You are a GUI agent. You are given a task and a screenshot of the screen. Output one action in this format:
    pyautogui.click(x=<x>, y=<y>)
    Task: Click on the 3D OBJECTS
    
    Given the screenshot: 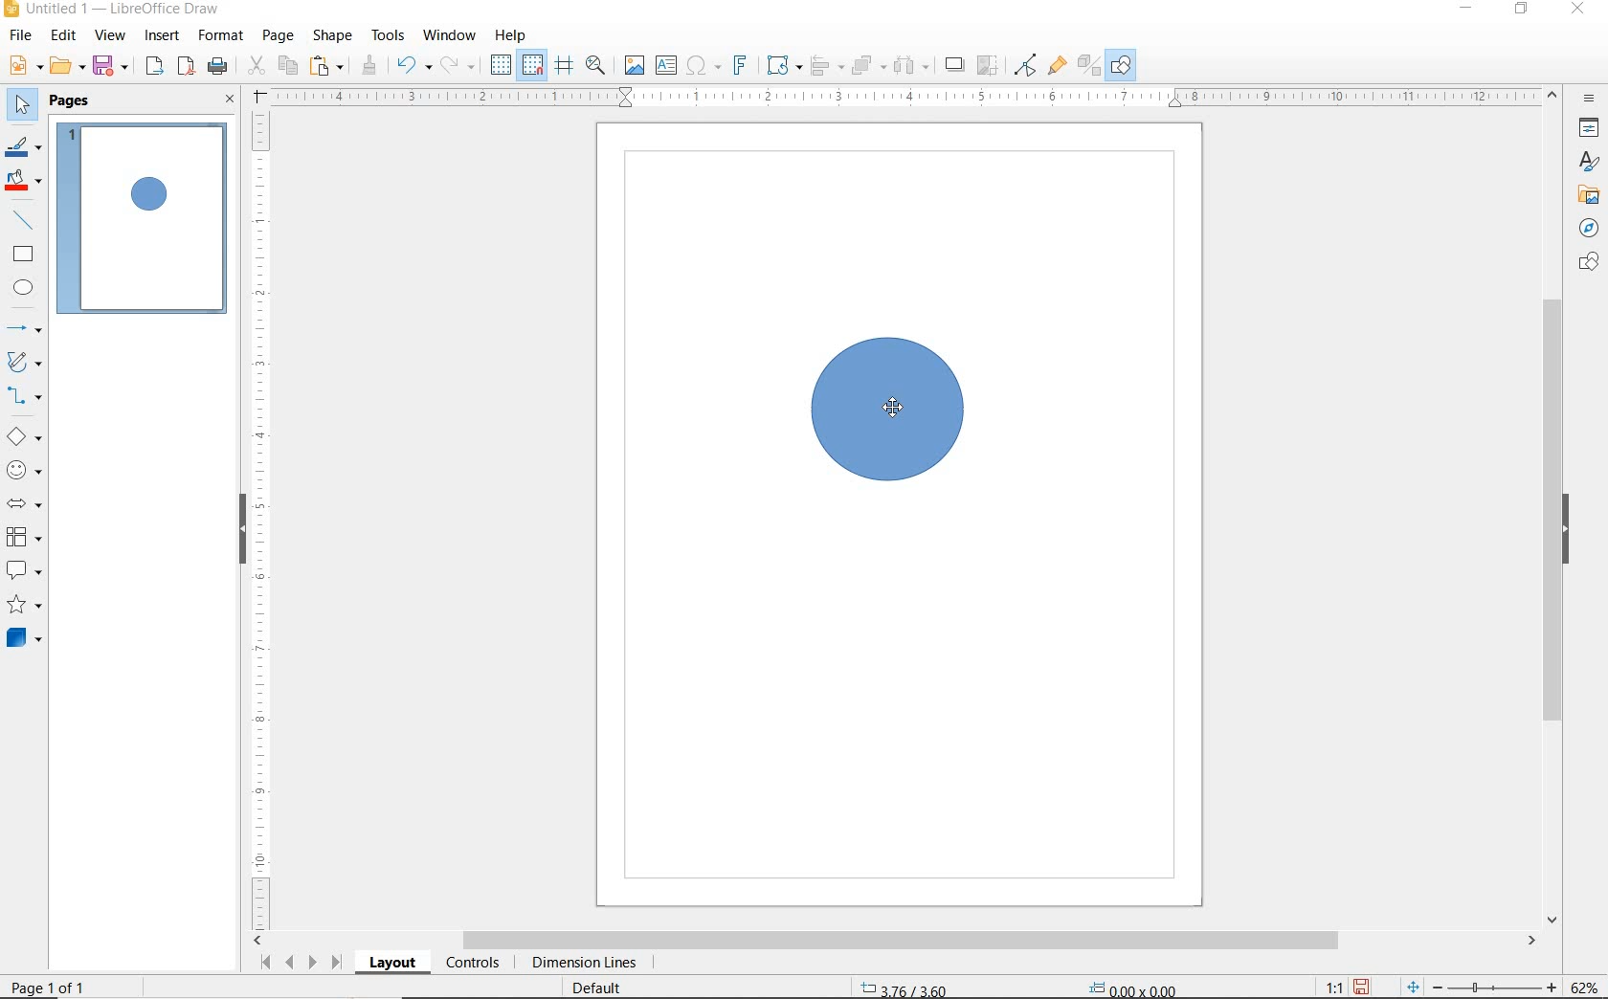 What is the action you would take?
    pyautogui.click(x=27, y=639)
    